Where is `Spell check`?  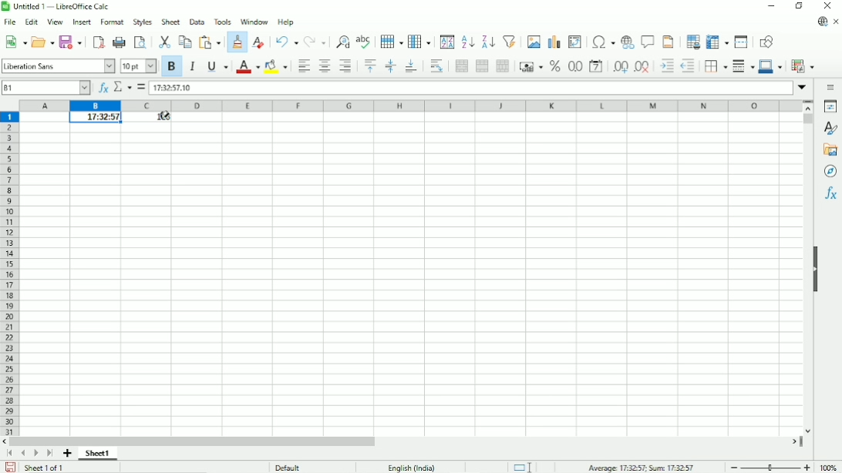 Spell check is located at coordinates (364, 41).